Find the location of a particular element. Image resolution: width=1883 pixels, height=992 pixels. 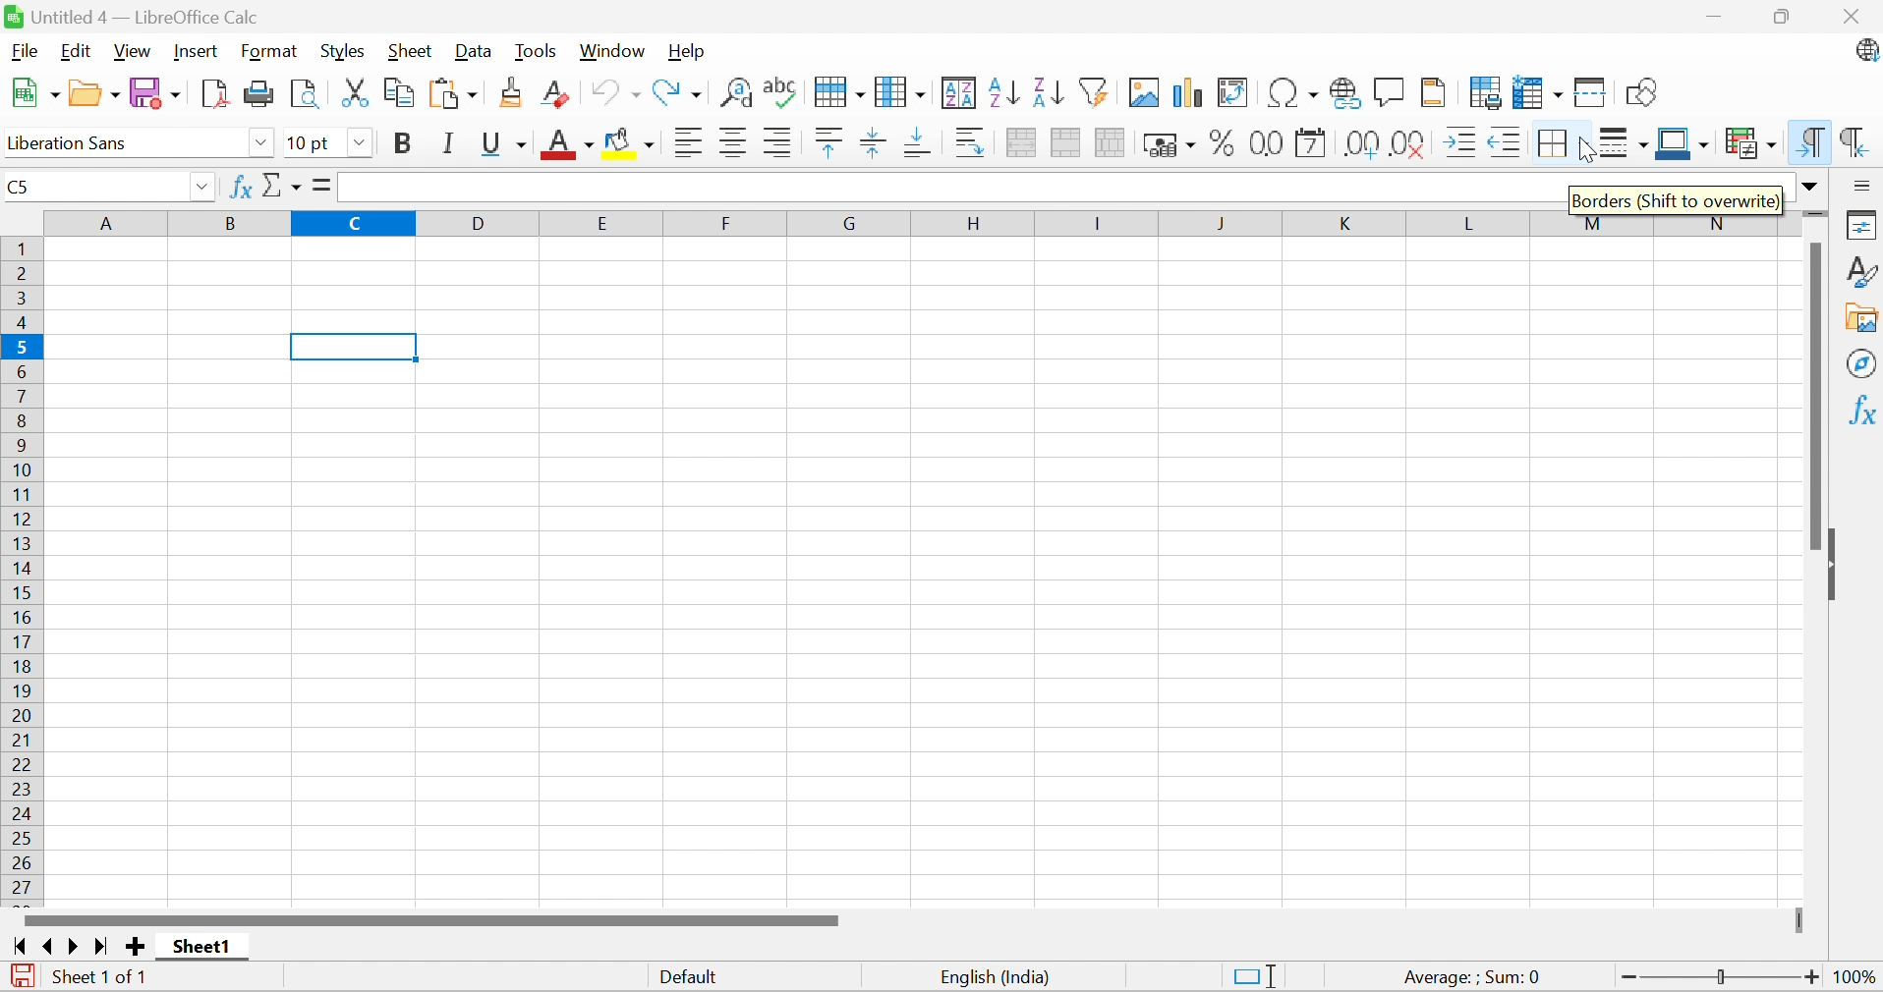

Insert or edit pivot table is located at coordinates (1234, 93).